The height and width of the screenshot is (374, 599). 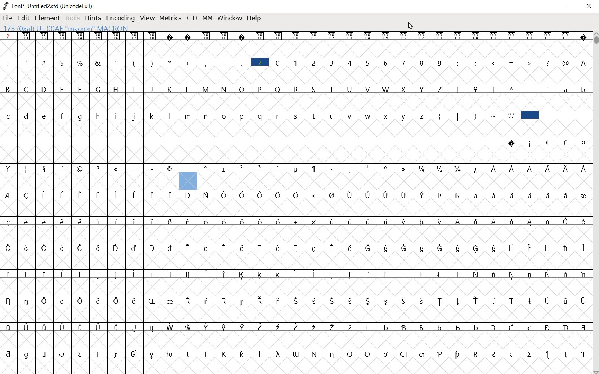 I want to click on Symbol, so click(x=9, y=195).